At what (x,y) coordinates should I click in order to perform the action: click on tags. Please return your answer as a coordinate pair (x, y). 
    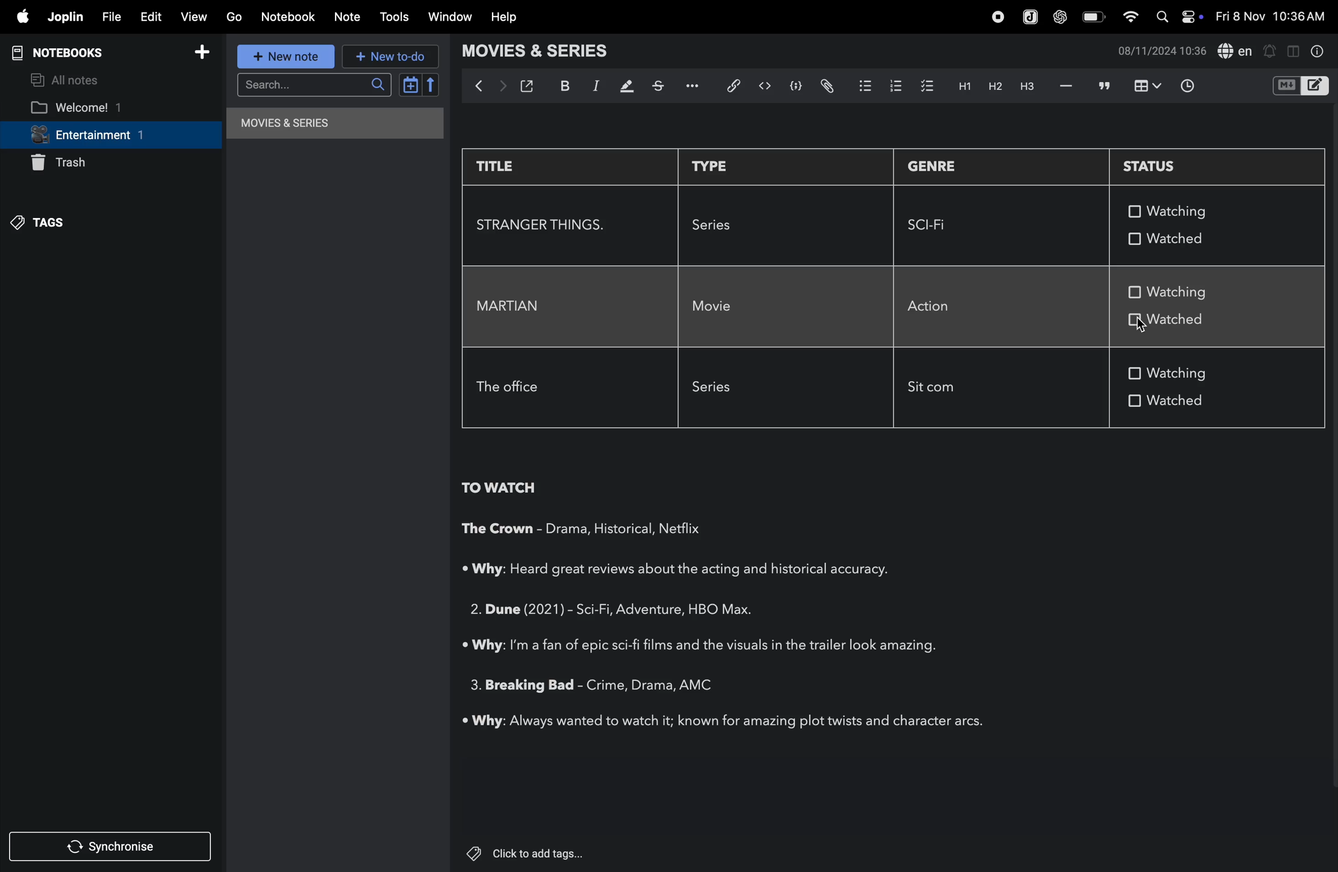
    Looking at the image, I should click on (57, 223).